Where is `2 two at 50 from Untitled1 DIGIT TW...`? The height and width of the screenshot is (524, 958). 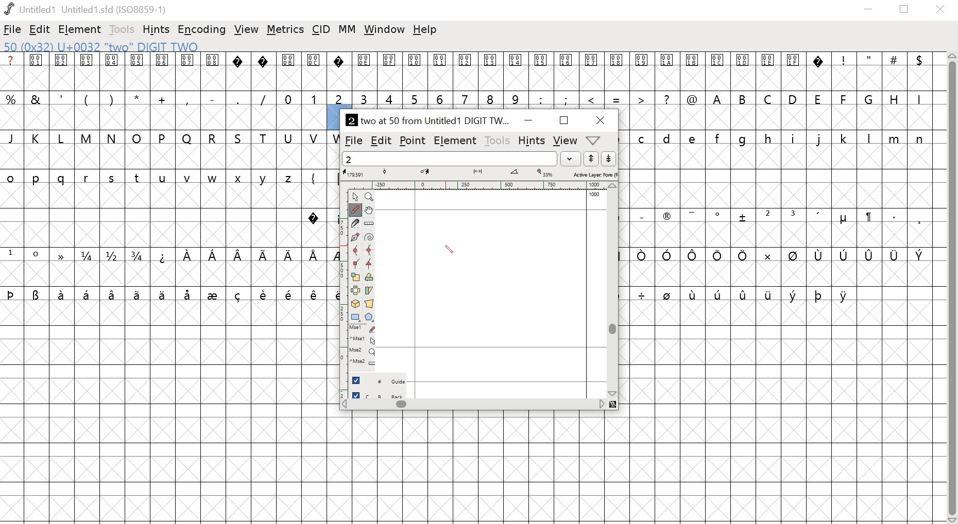 2 two at 50 from Untitled1 DIGIT TW... is located at coordinates (427, 119).